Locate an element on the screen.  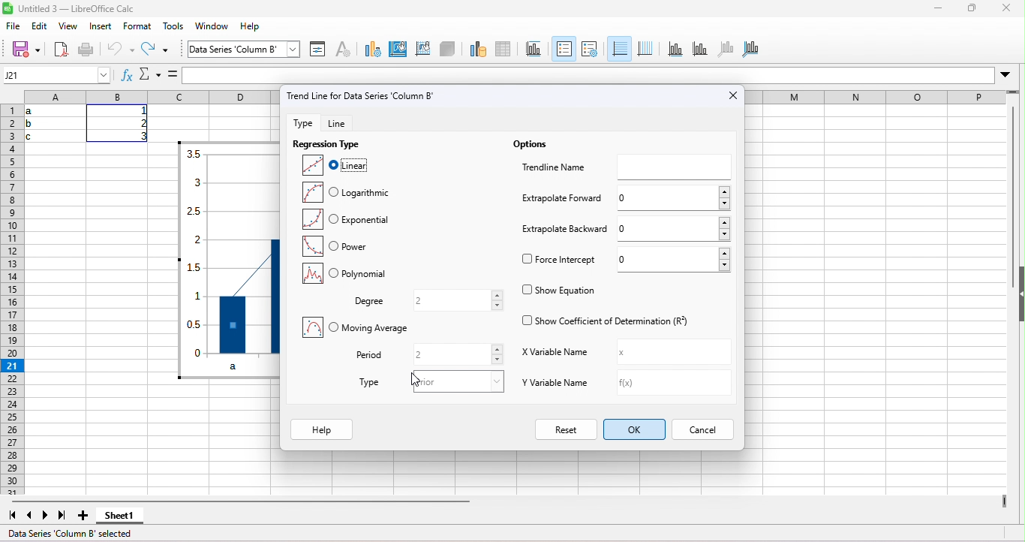
data ranges is located at coordinates (476, 48).